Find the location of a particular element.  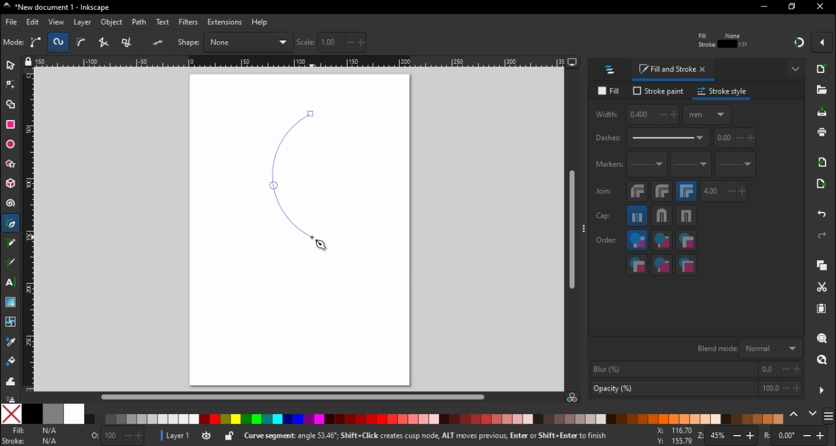

more options is located at coordinates (822, 390).